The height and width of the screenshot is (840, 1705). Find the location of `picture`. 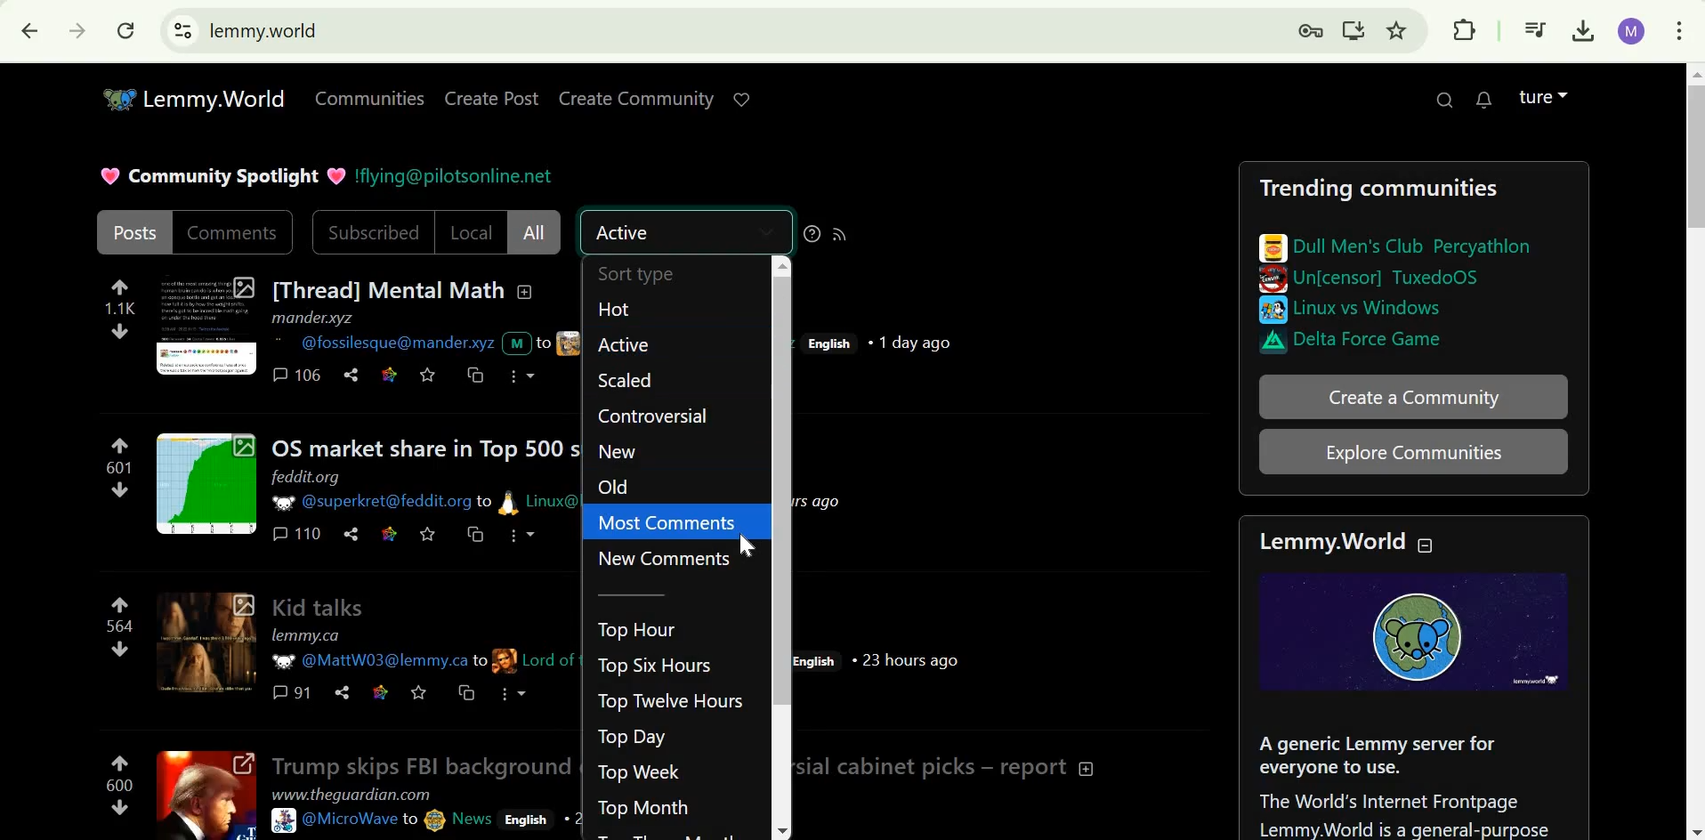

picture is located at coordinates (509, 501).